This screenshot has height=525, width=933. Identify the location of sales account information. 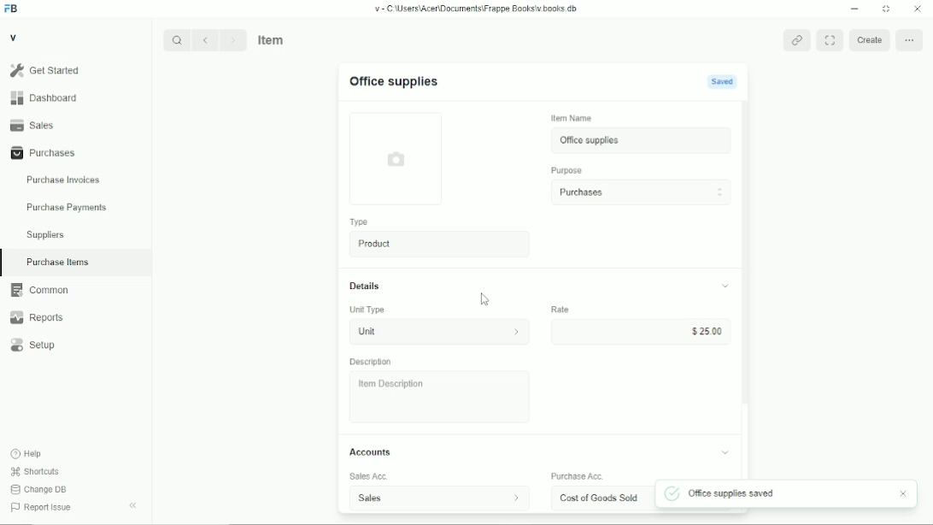
(516, 498).